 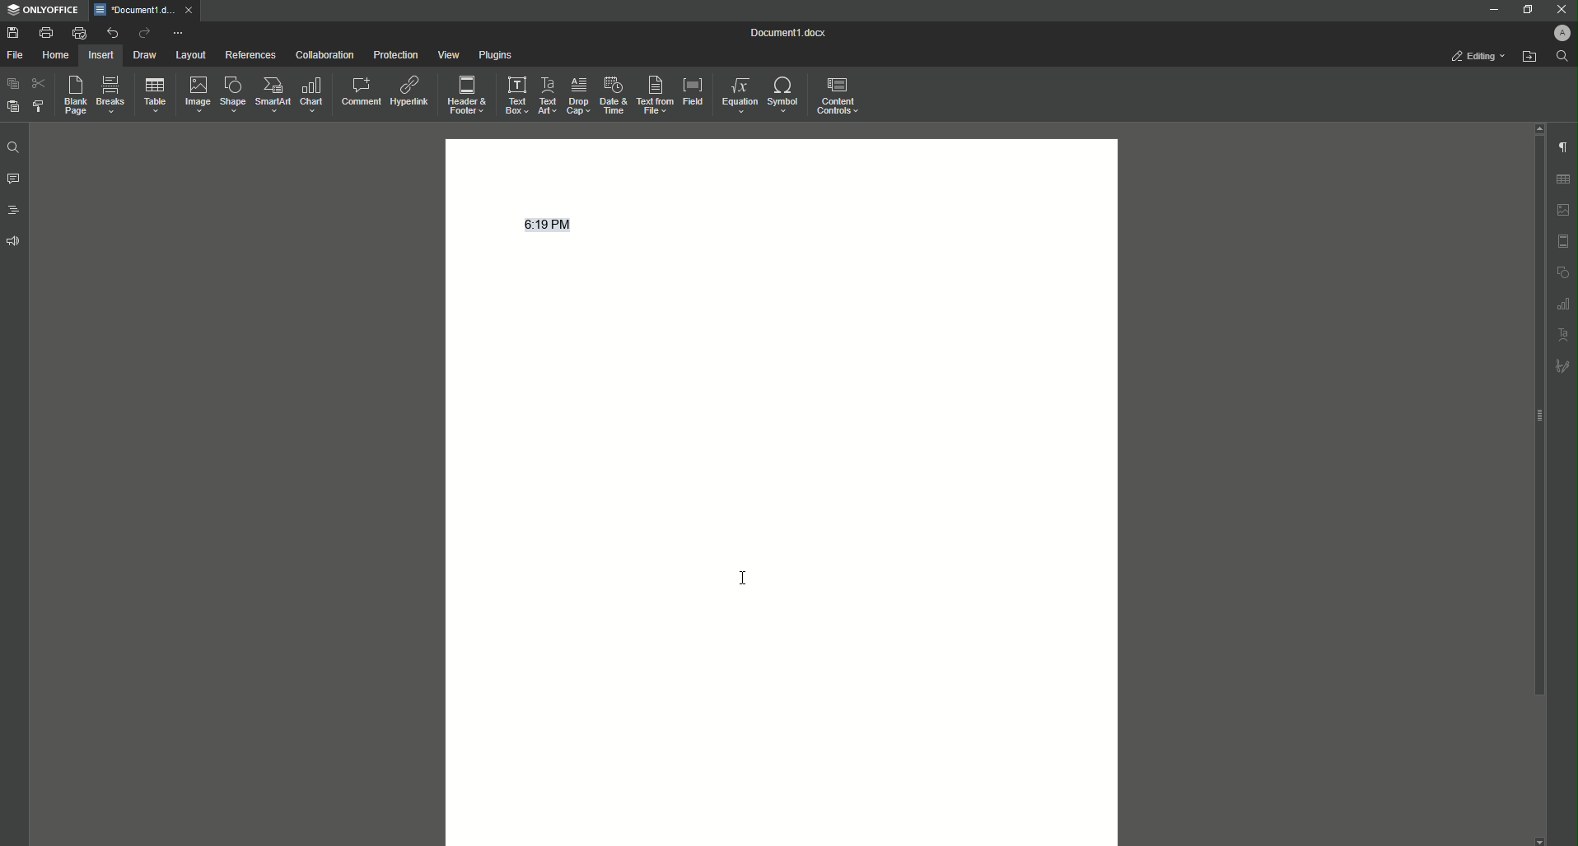 I want to click on Date and Time, so click(x=611, y=94).